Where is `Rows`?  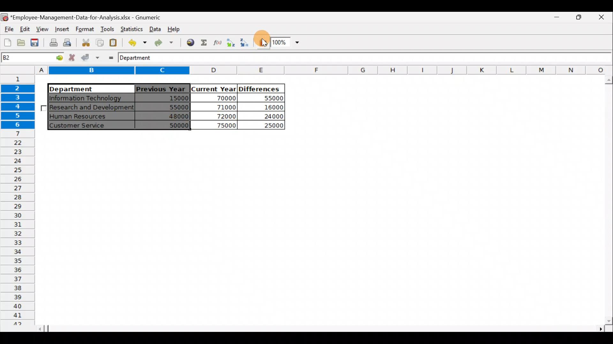 Rows is located at coordinates (19, 200).